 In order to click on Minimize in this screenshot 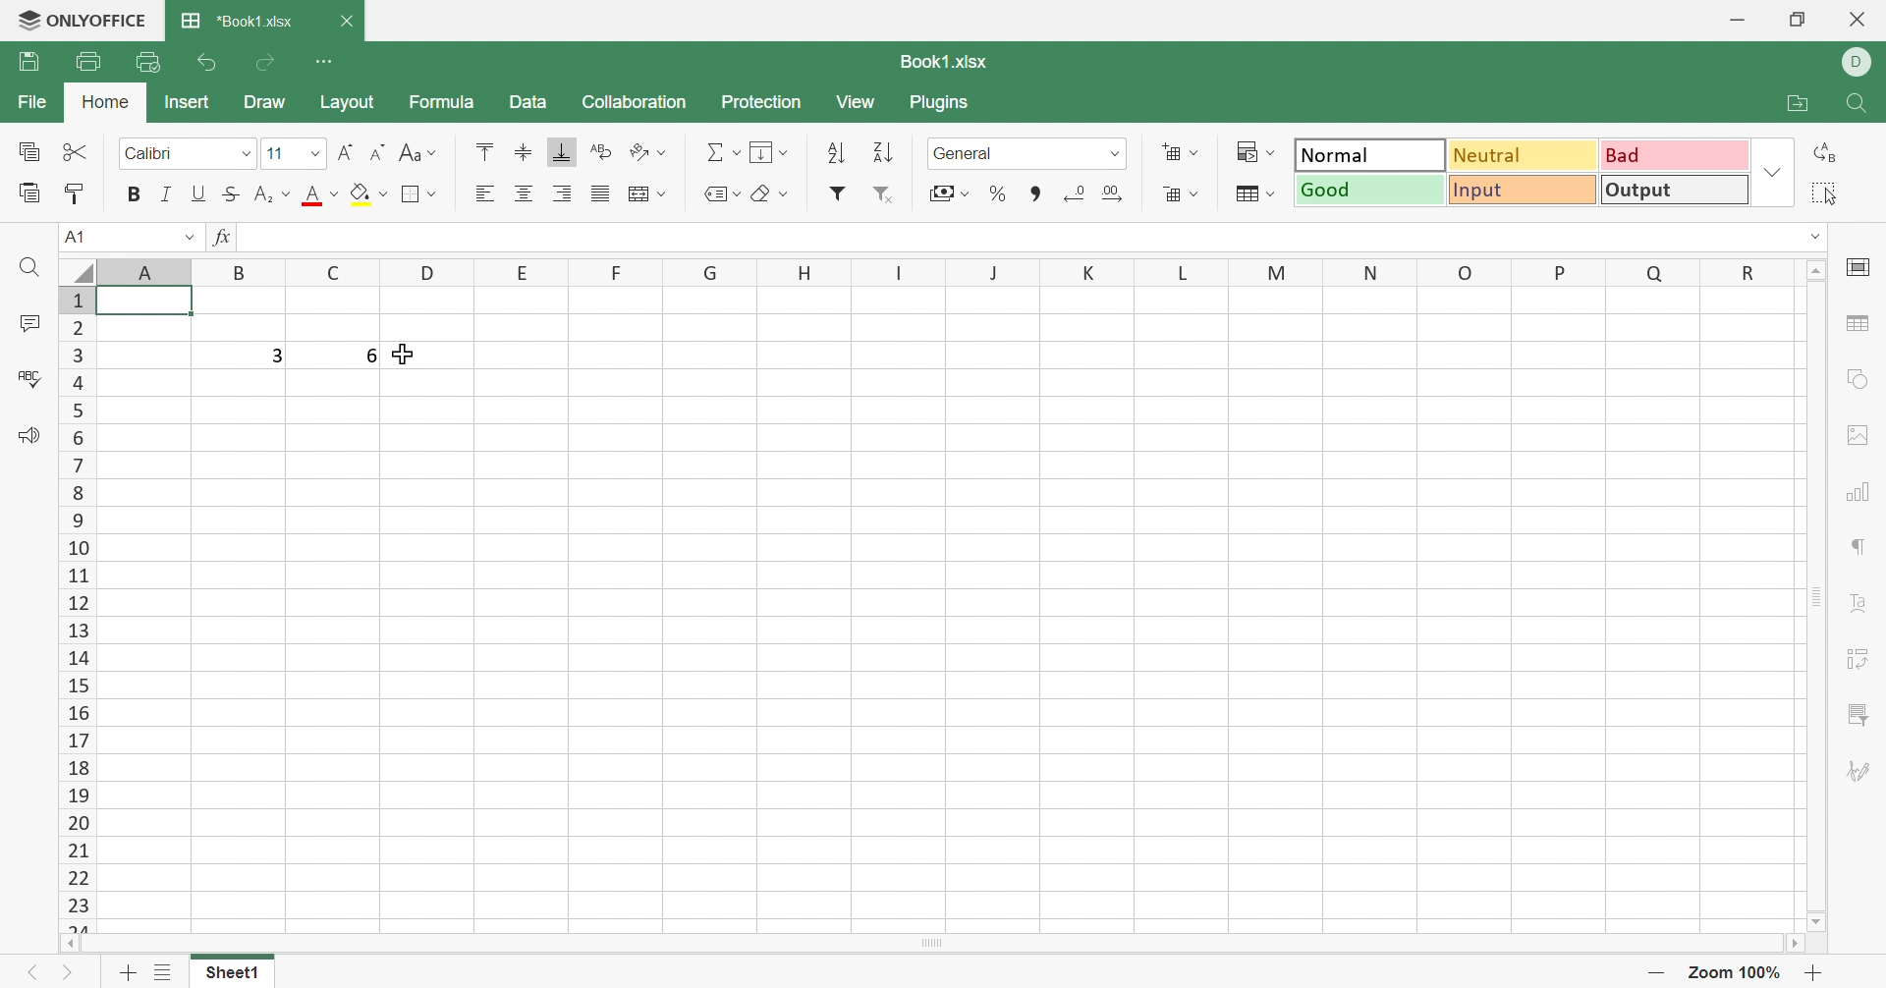, I will do `click(1742, 17)`.